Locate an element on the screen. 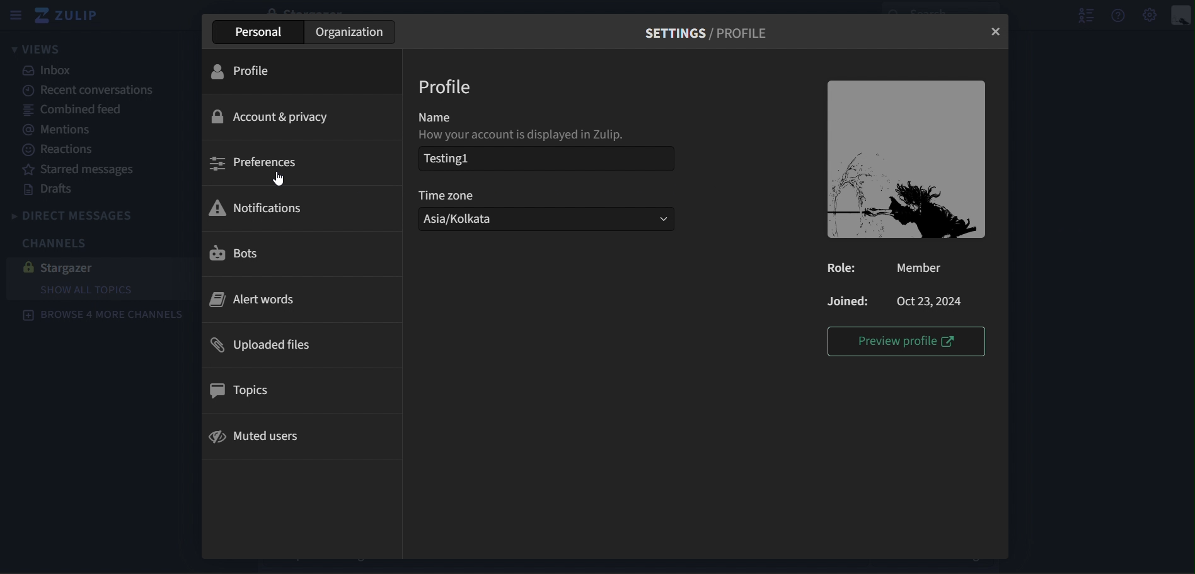  preview profile is located at coordinates (908, 340).